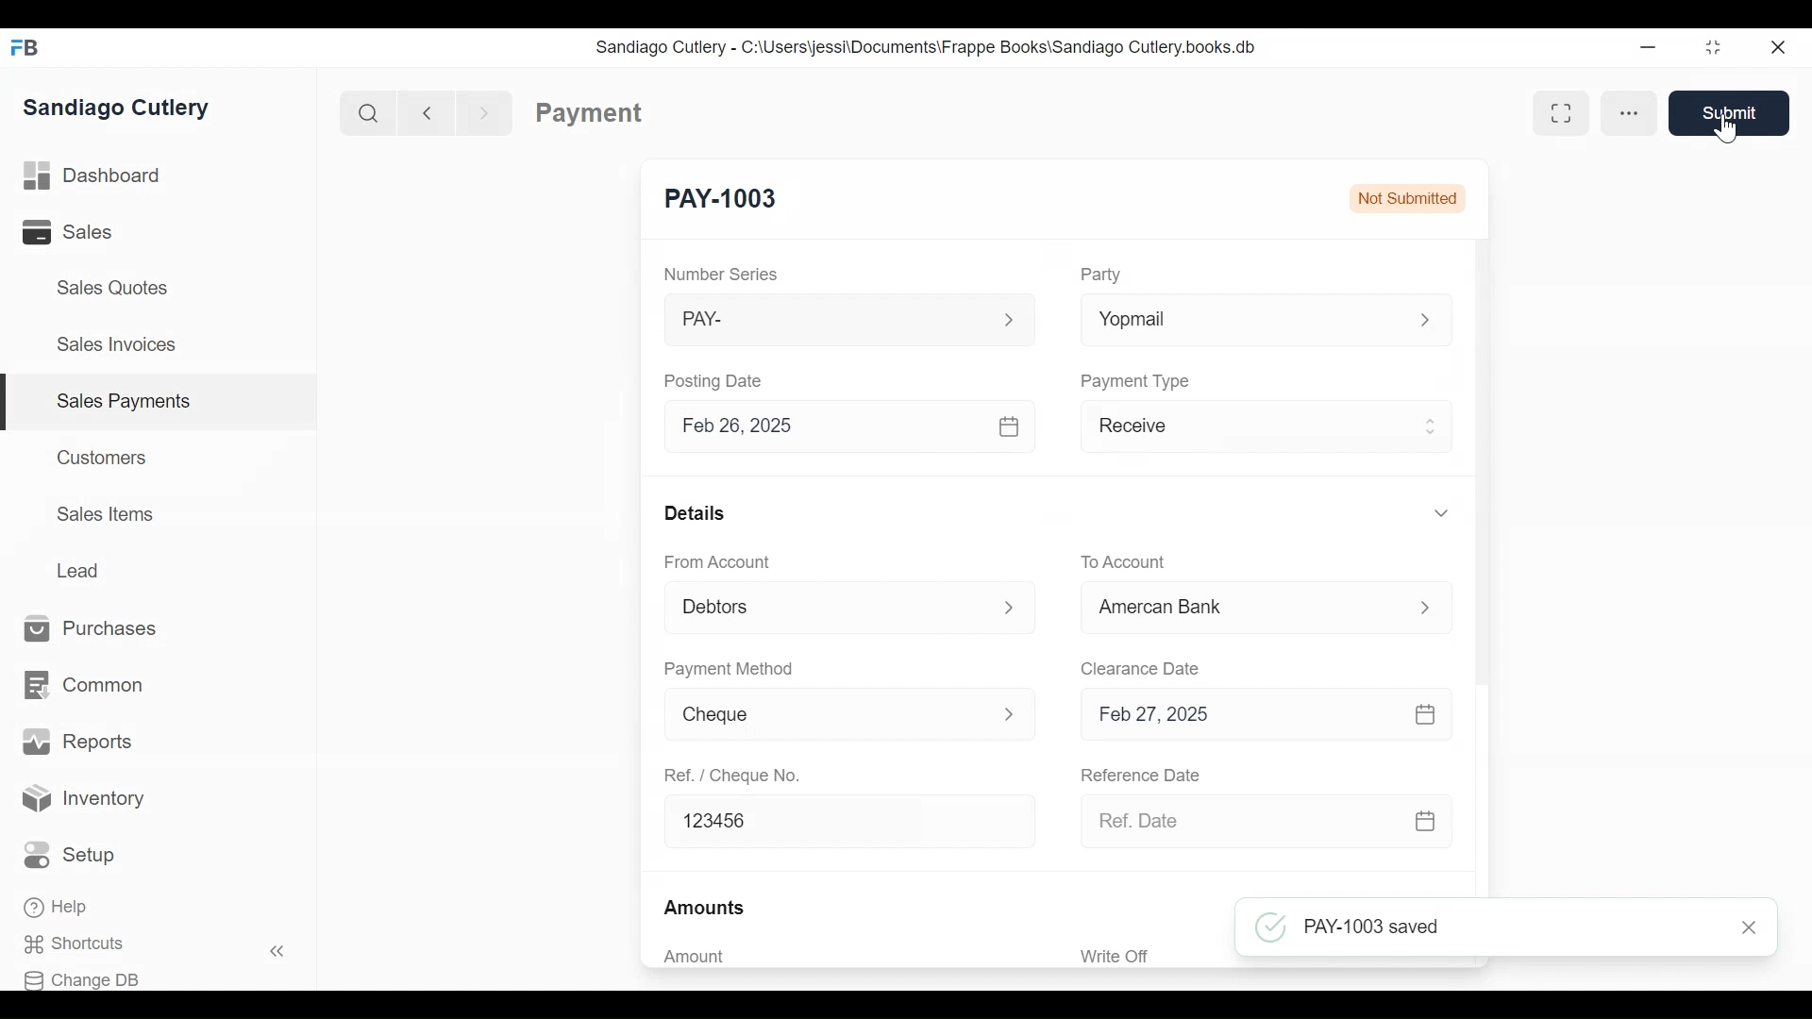  What do you see at coordinates (719, 560) in the screenshot?
I see `From Account` at bounding box center [719, 560].